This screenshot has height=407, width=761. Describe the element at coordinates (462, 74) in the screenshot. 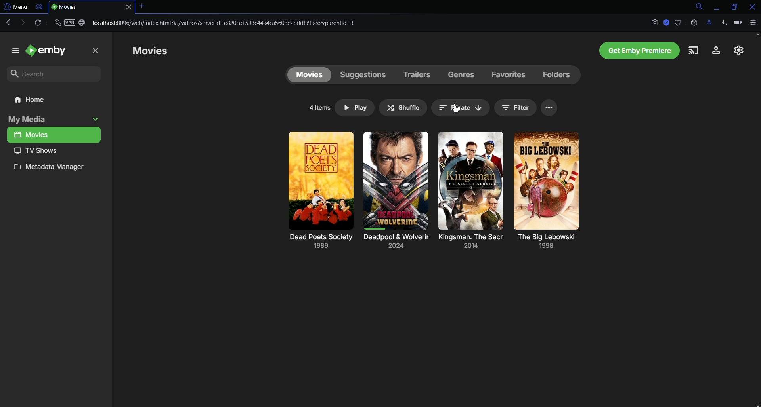

I see `Genres` at that location.